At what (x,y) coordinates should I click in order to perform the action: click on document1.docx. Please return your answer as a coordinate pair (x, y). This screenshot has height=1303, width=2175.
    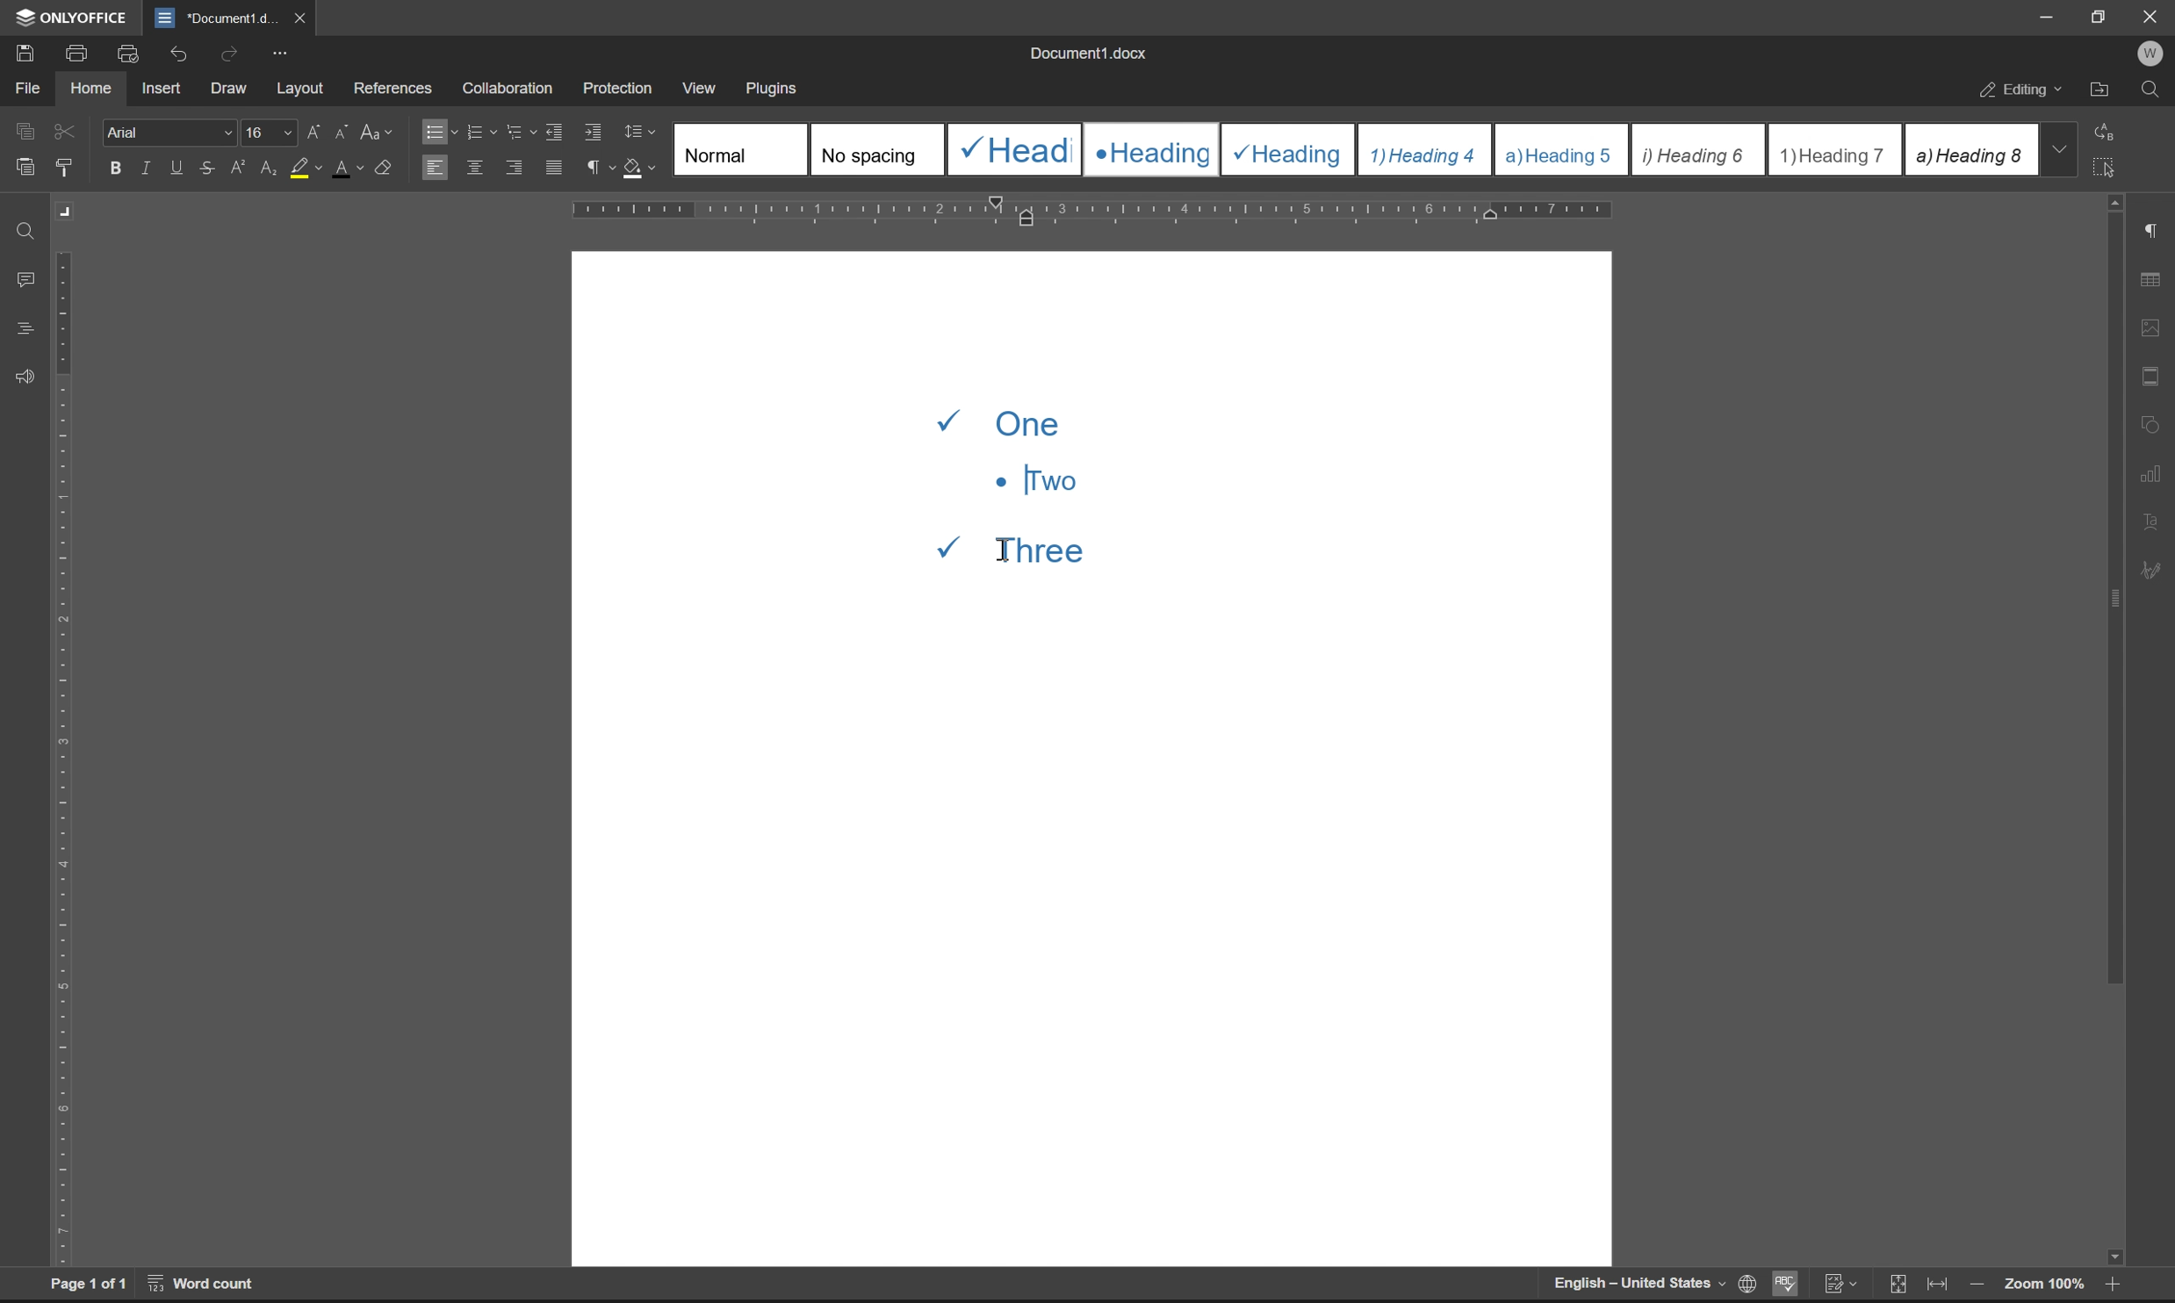
    Looking at the image, I should click on (1086, 53).